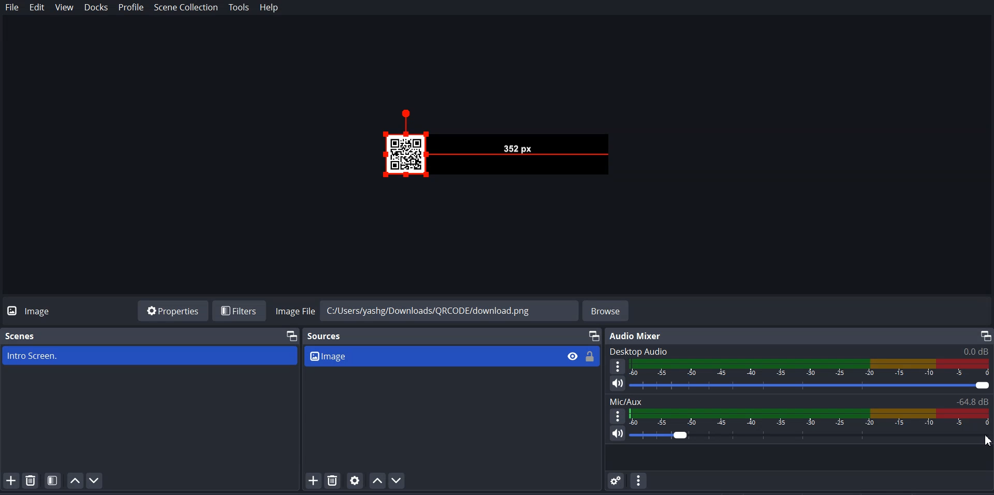 The width and height of the screenshot is (994, 495). I want to click on File Preview, so click(518, 148).